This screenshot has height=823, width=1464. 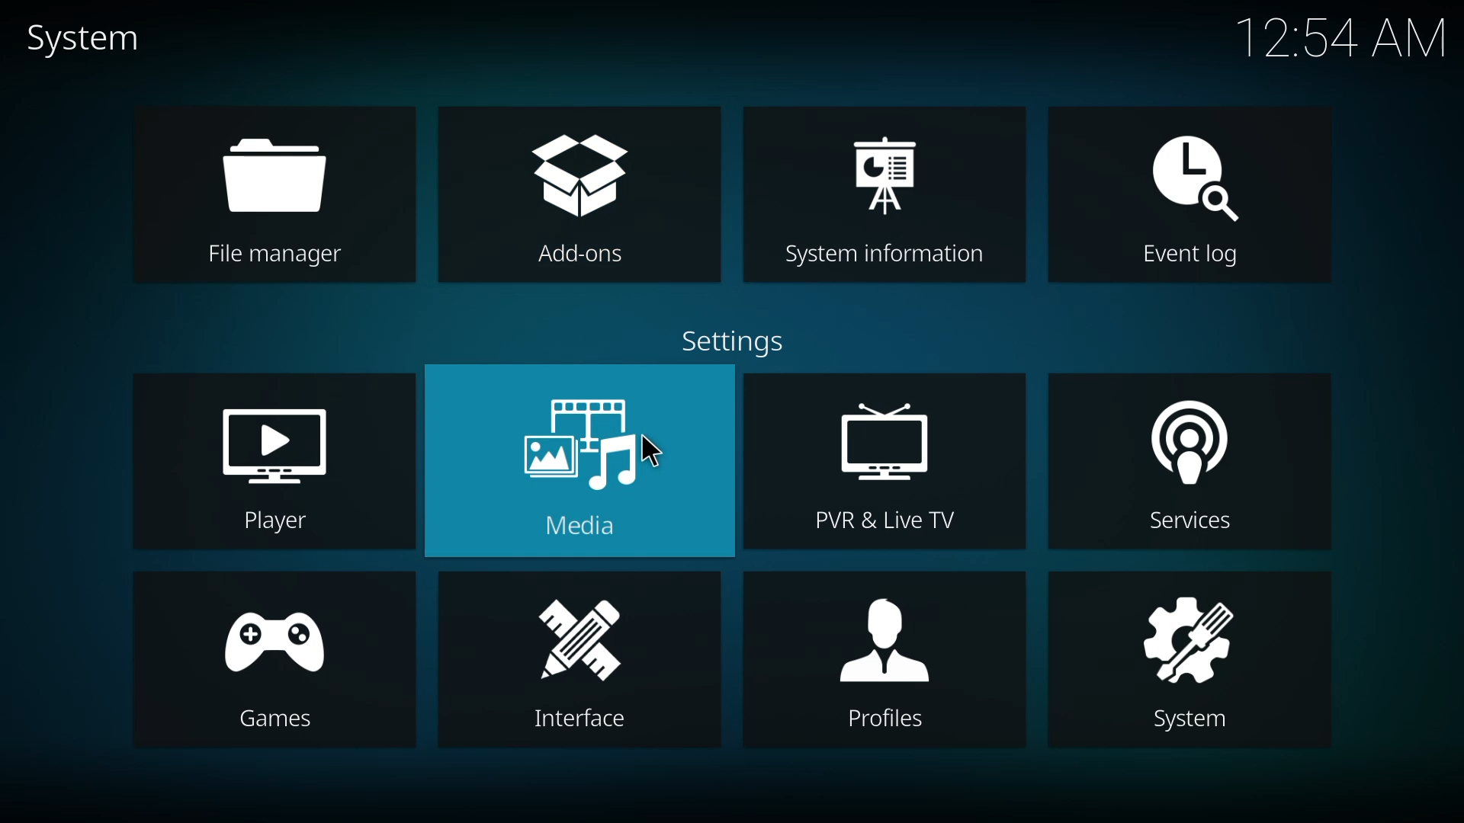 I want to click on time, so click(x=1343, y=35).